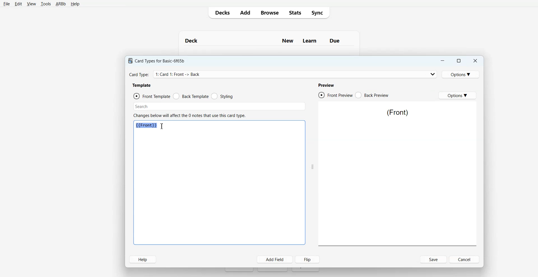 The image size is (538, 277). What do you see at coordinates (143, 259) in the screenshot?
I see `Help` at bounding box center [143, 259].